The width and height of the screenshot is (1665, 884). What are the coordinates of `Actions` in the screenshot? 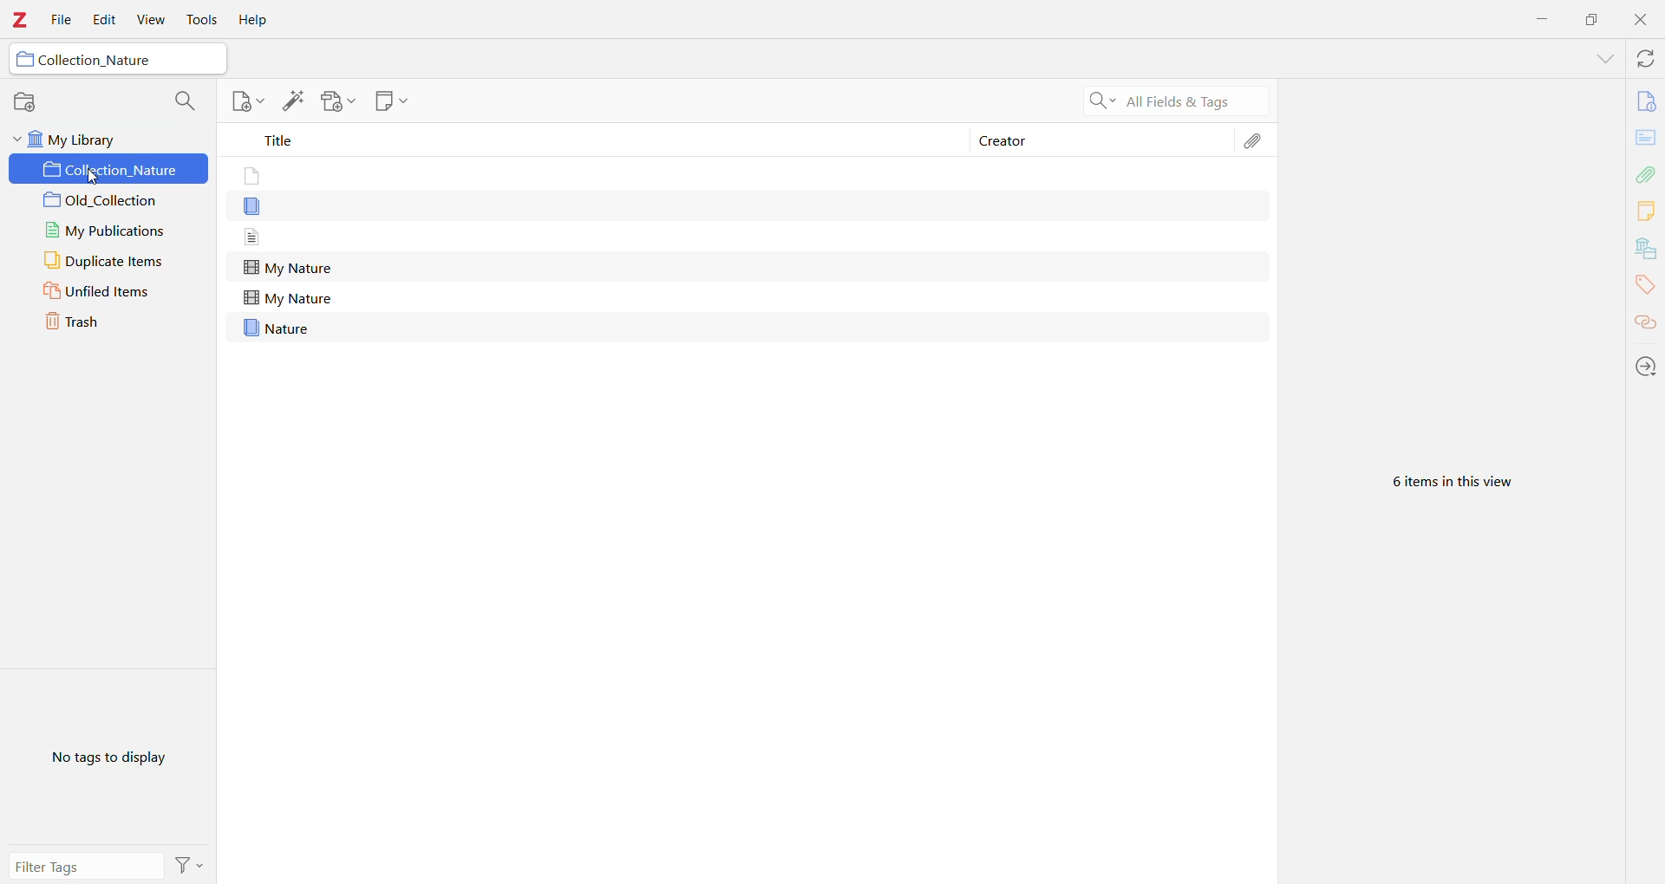 It's located at (192, 864).